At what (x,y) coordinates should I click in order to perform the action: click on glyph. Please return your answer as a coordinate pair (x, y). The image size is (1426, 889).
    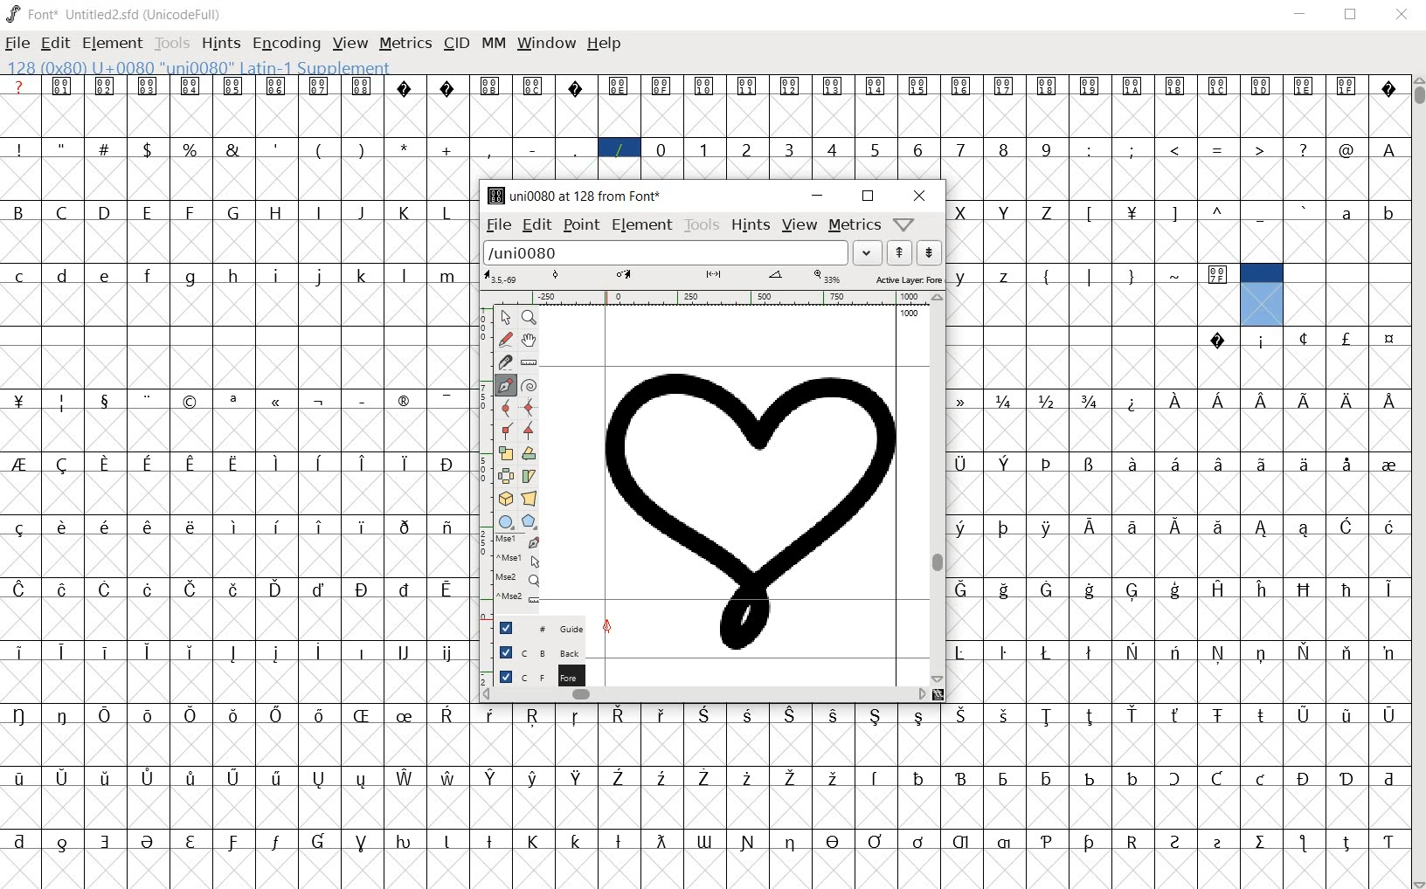
    Looking at the image, I should click on (834, 841).